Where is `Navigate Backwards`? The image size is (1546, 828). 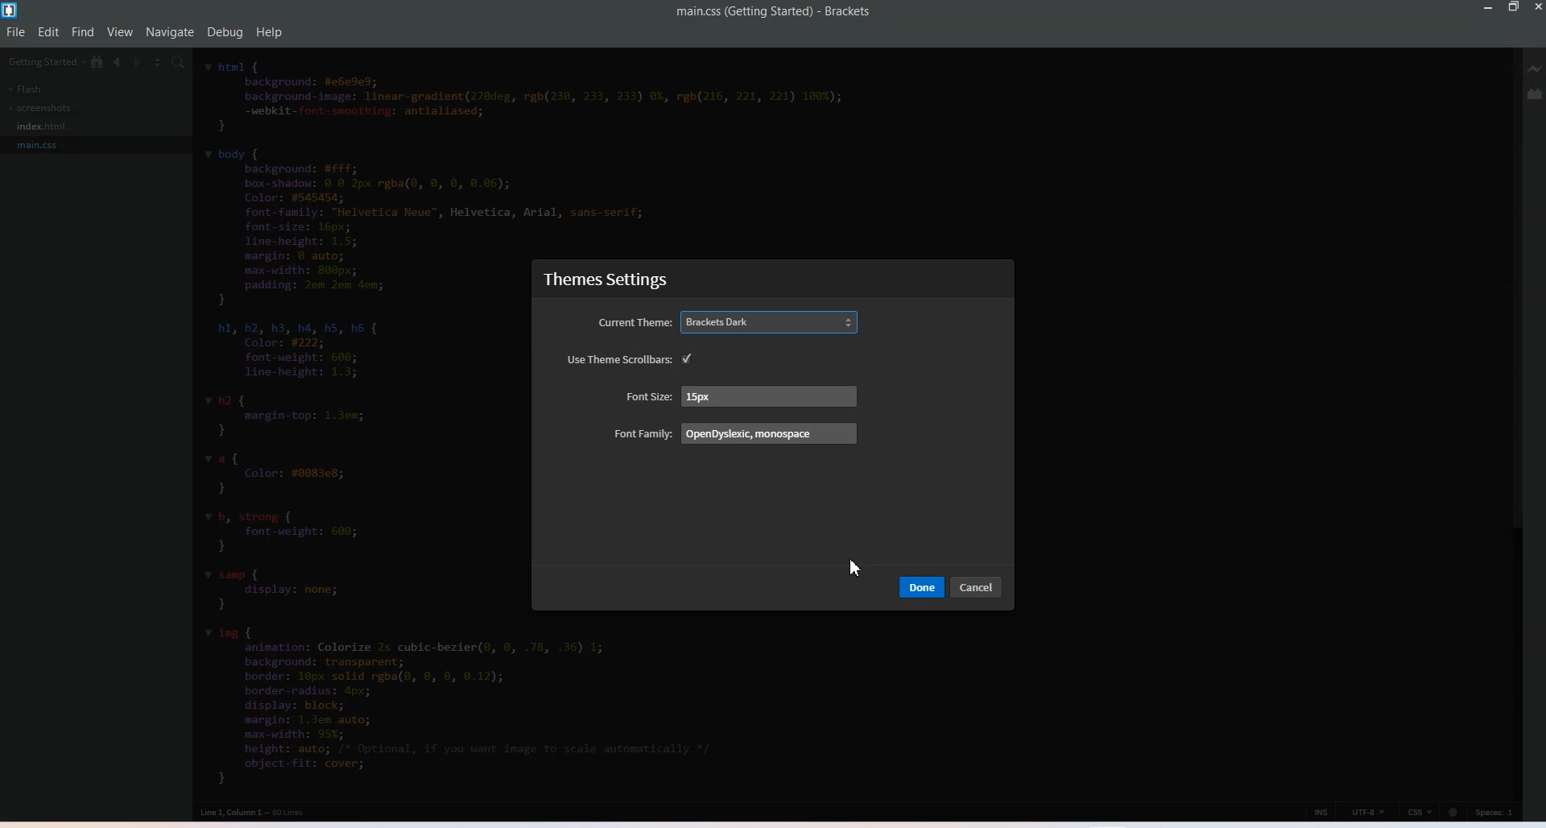
Navigate Backwards is located at coordinates (116, 63).